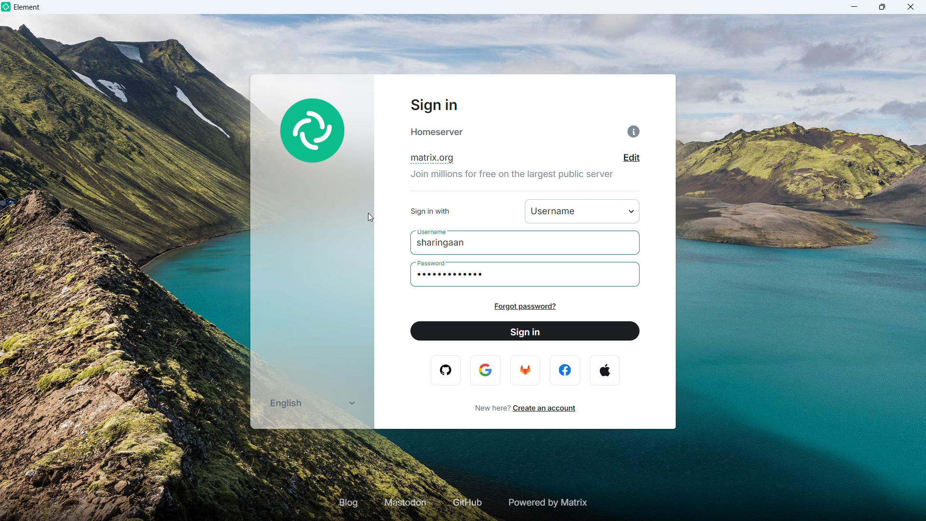 The height and width of the screenshot is (521, 926). What do you see at coordinates (438, 132) in the screenshot?
I see `home Server ` at bounding box center [438, 132].